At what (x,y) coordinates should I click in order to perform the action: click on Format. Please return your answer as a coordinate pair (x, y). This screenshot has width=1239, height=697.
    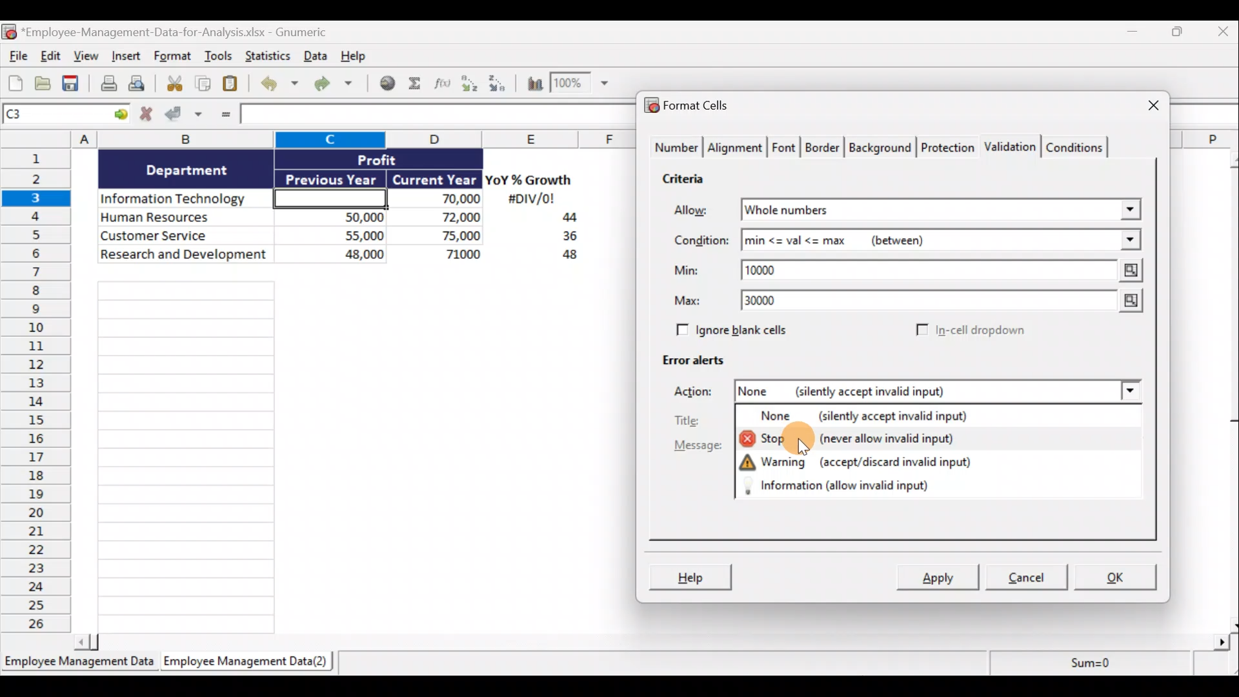
    Looking at the image, I should click on (173, 58).